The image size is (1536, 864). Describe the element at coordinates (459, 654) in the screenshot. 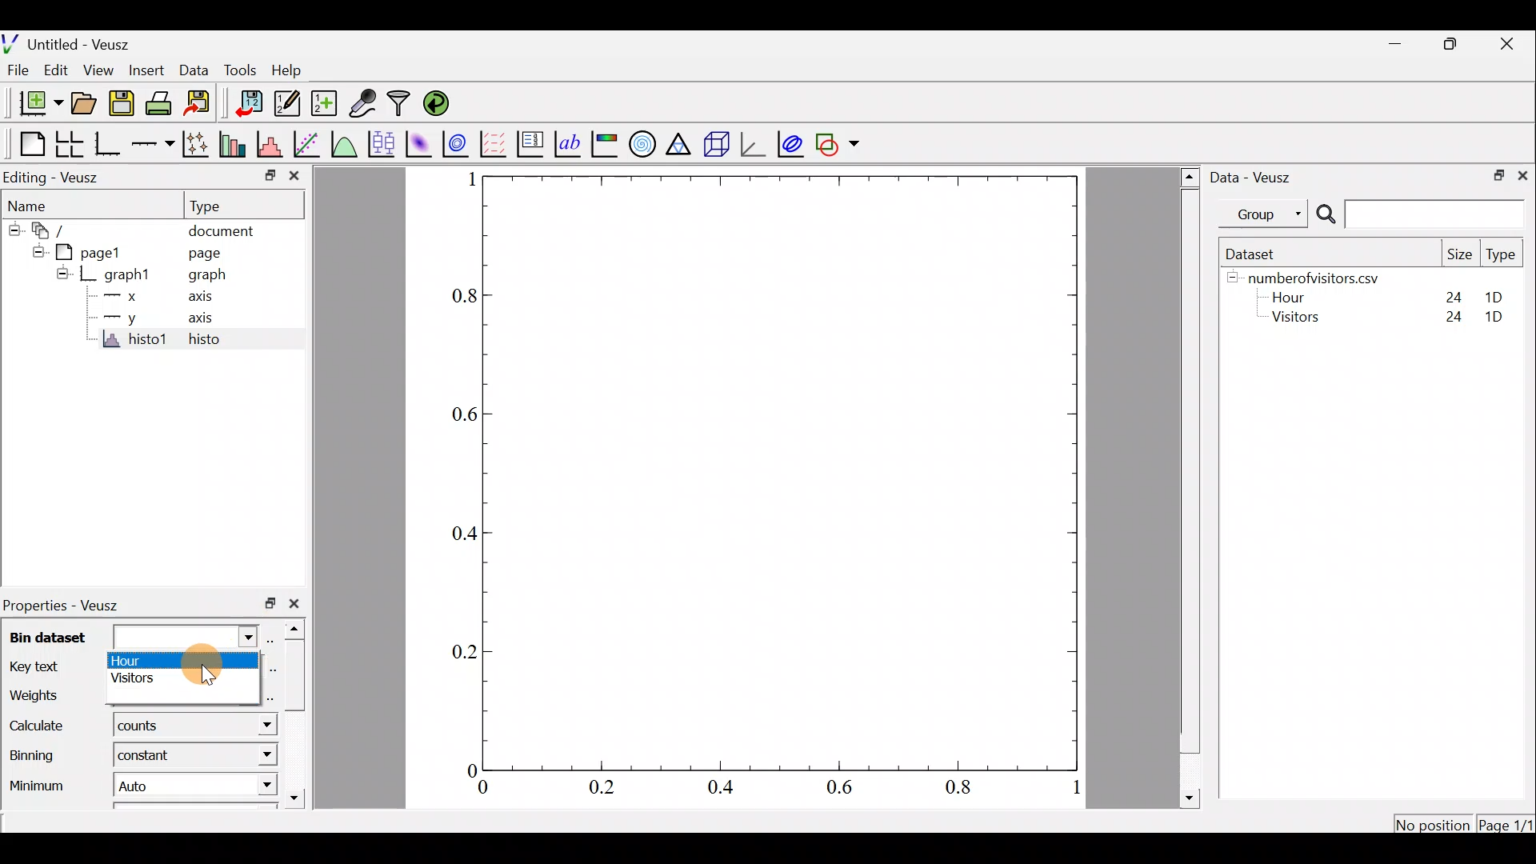

I see `0.2` at that location.